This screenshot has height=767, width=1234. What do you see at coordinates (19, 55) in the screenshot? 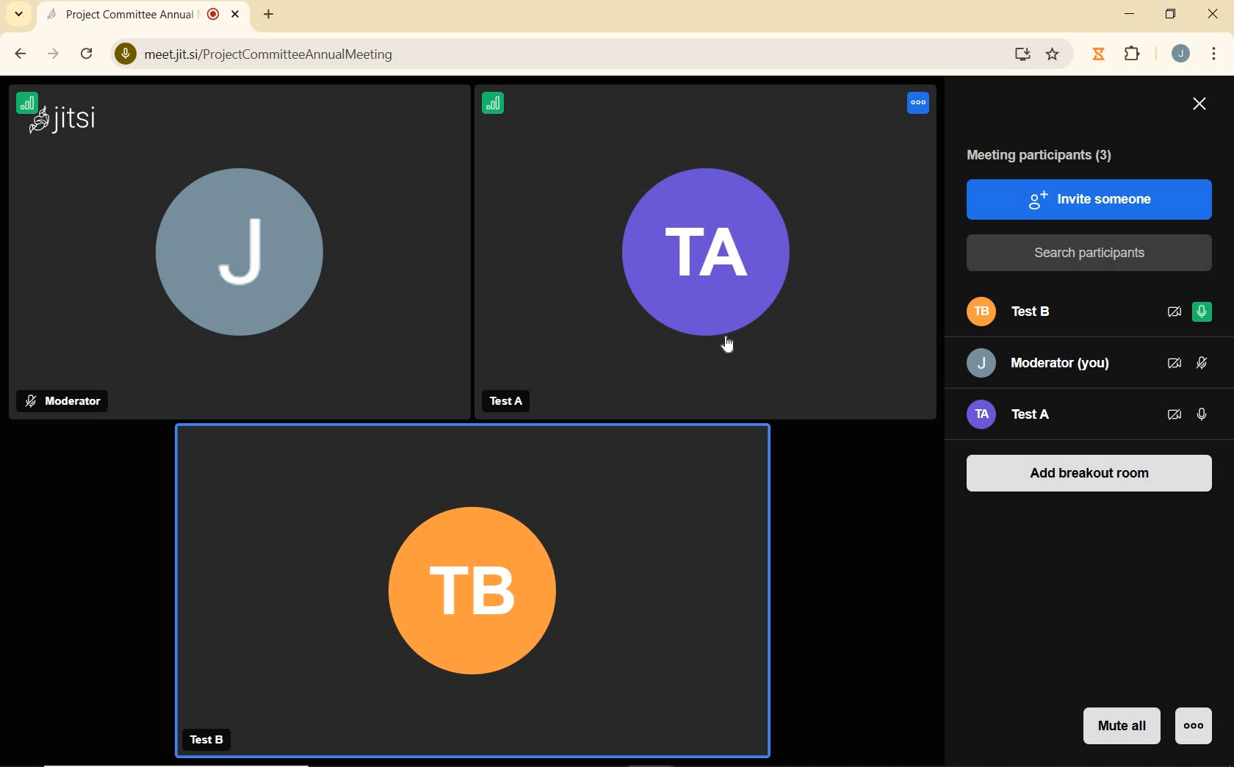
I see `BACK` at bounding box center [19, 55].